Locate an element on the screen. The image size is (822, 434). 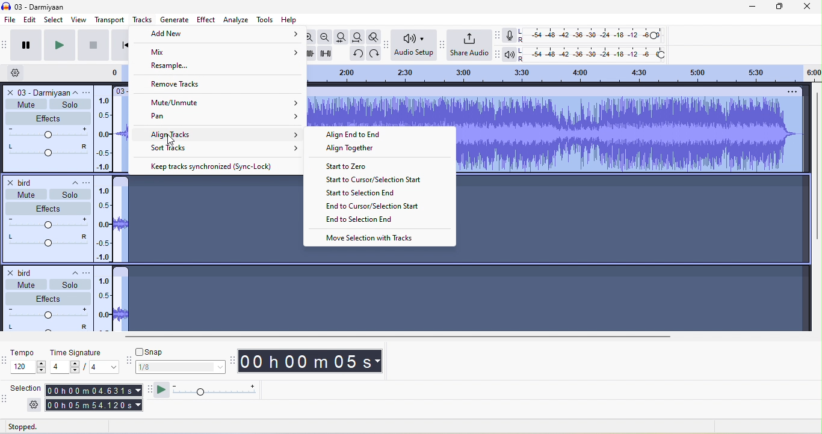
volume is located at coordinates (46, 224).